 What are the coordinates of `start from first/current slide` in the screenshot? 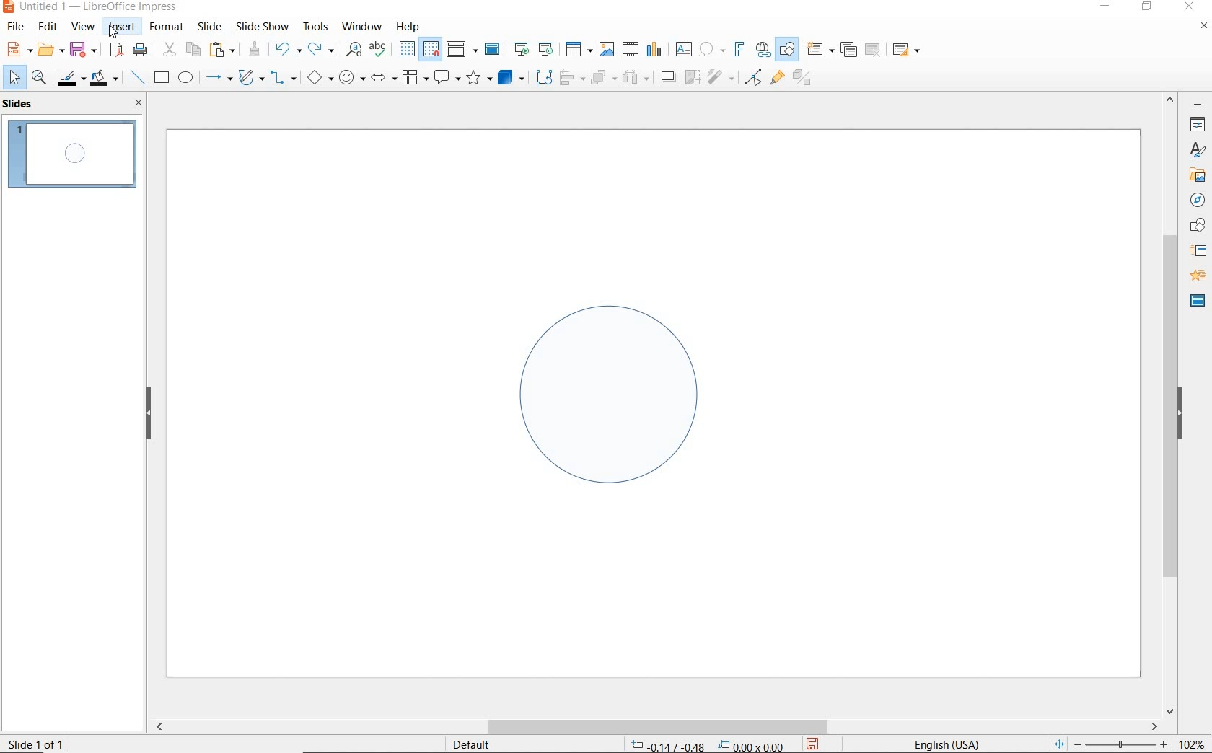 It's located at (533, 48).